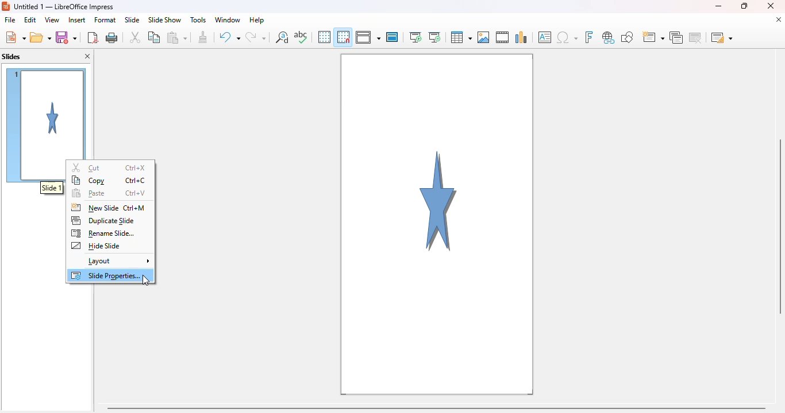 The image size is (785, 413). What do you see at coordinates (30, 20) in the screenshot?
I see `edit` at bounding box center [30, 20].